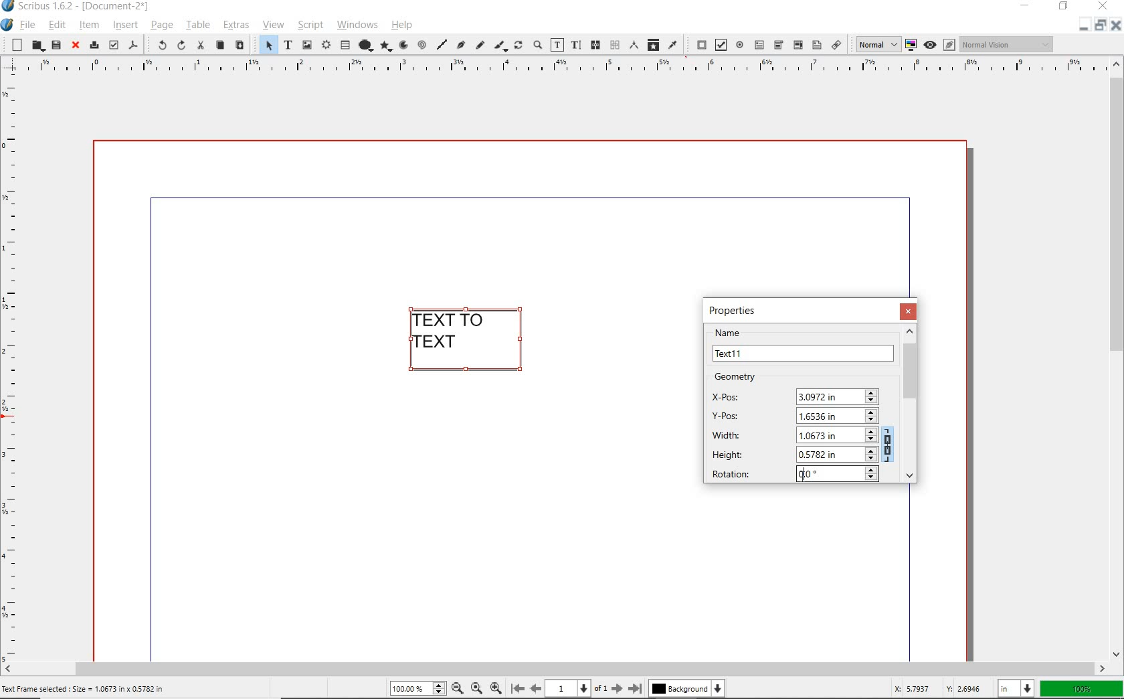 The image size is (1124, 699). I want to click on preflight verifier, so click(113, 46).